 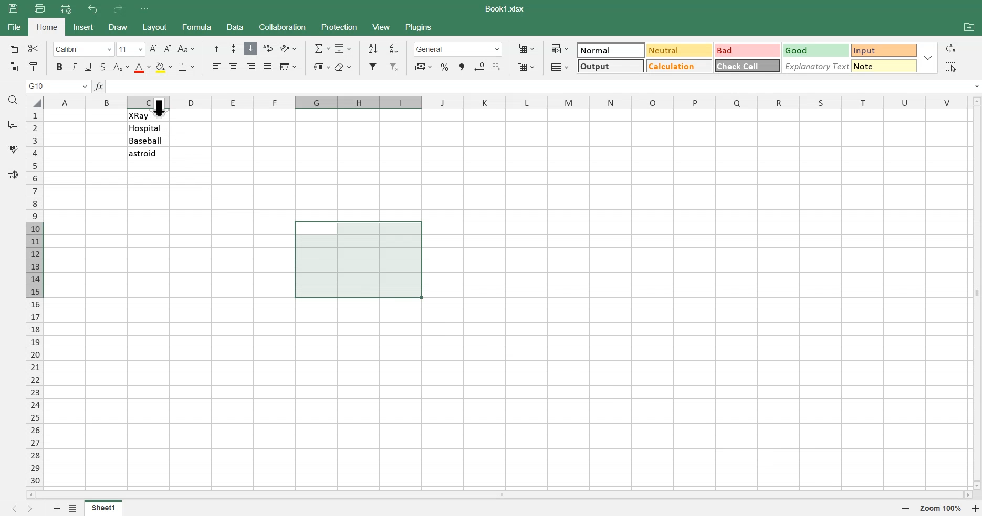 I want to click on Comma Style, so click(x=462, y=67).